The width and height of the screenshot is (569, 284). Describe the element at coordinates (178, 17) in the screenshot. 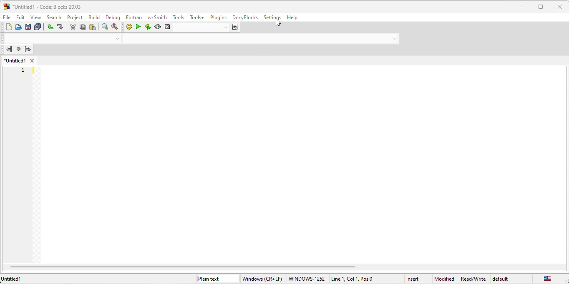

I see `tools` at that location.